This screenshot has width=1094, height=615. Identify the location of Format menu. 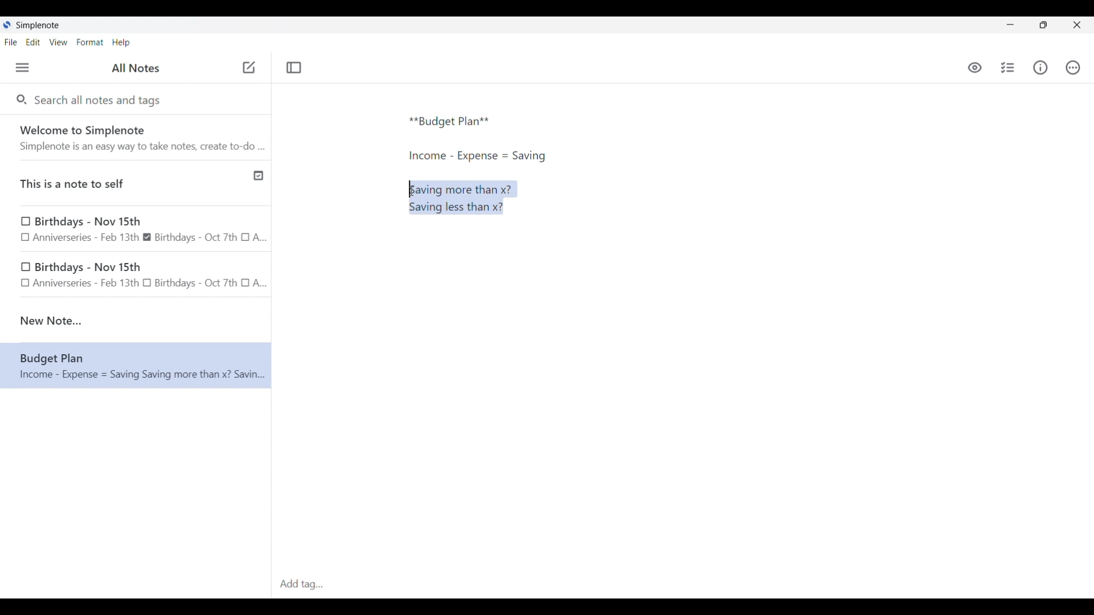
(90, 42).